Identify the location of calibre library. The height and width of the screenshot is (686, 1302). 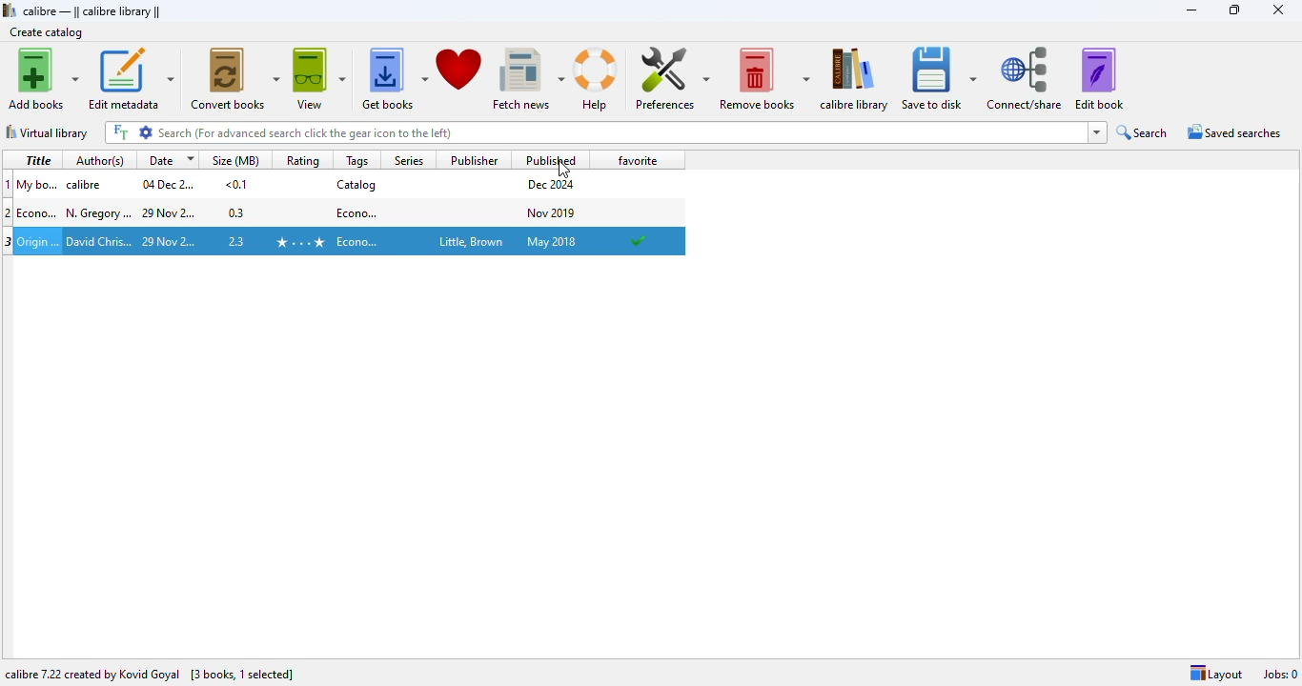
(854, 78).